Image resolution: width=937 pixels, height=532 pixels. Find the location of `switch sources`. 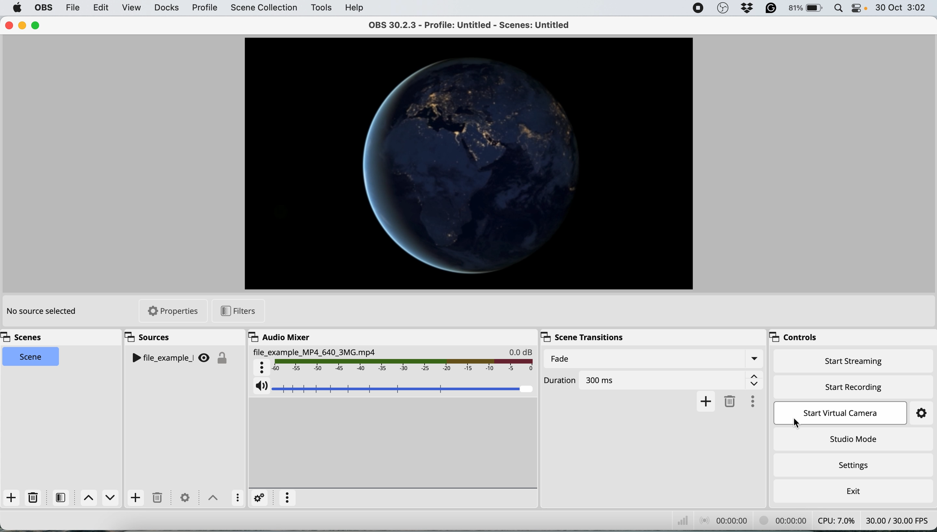

switch sources is located at coordinates (214, 498).